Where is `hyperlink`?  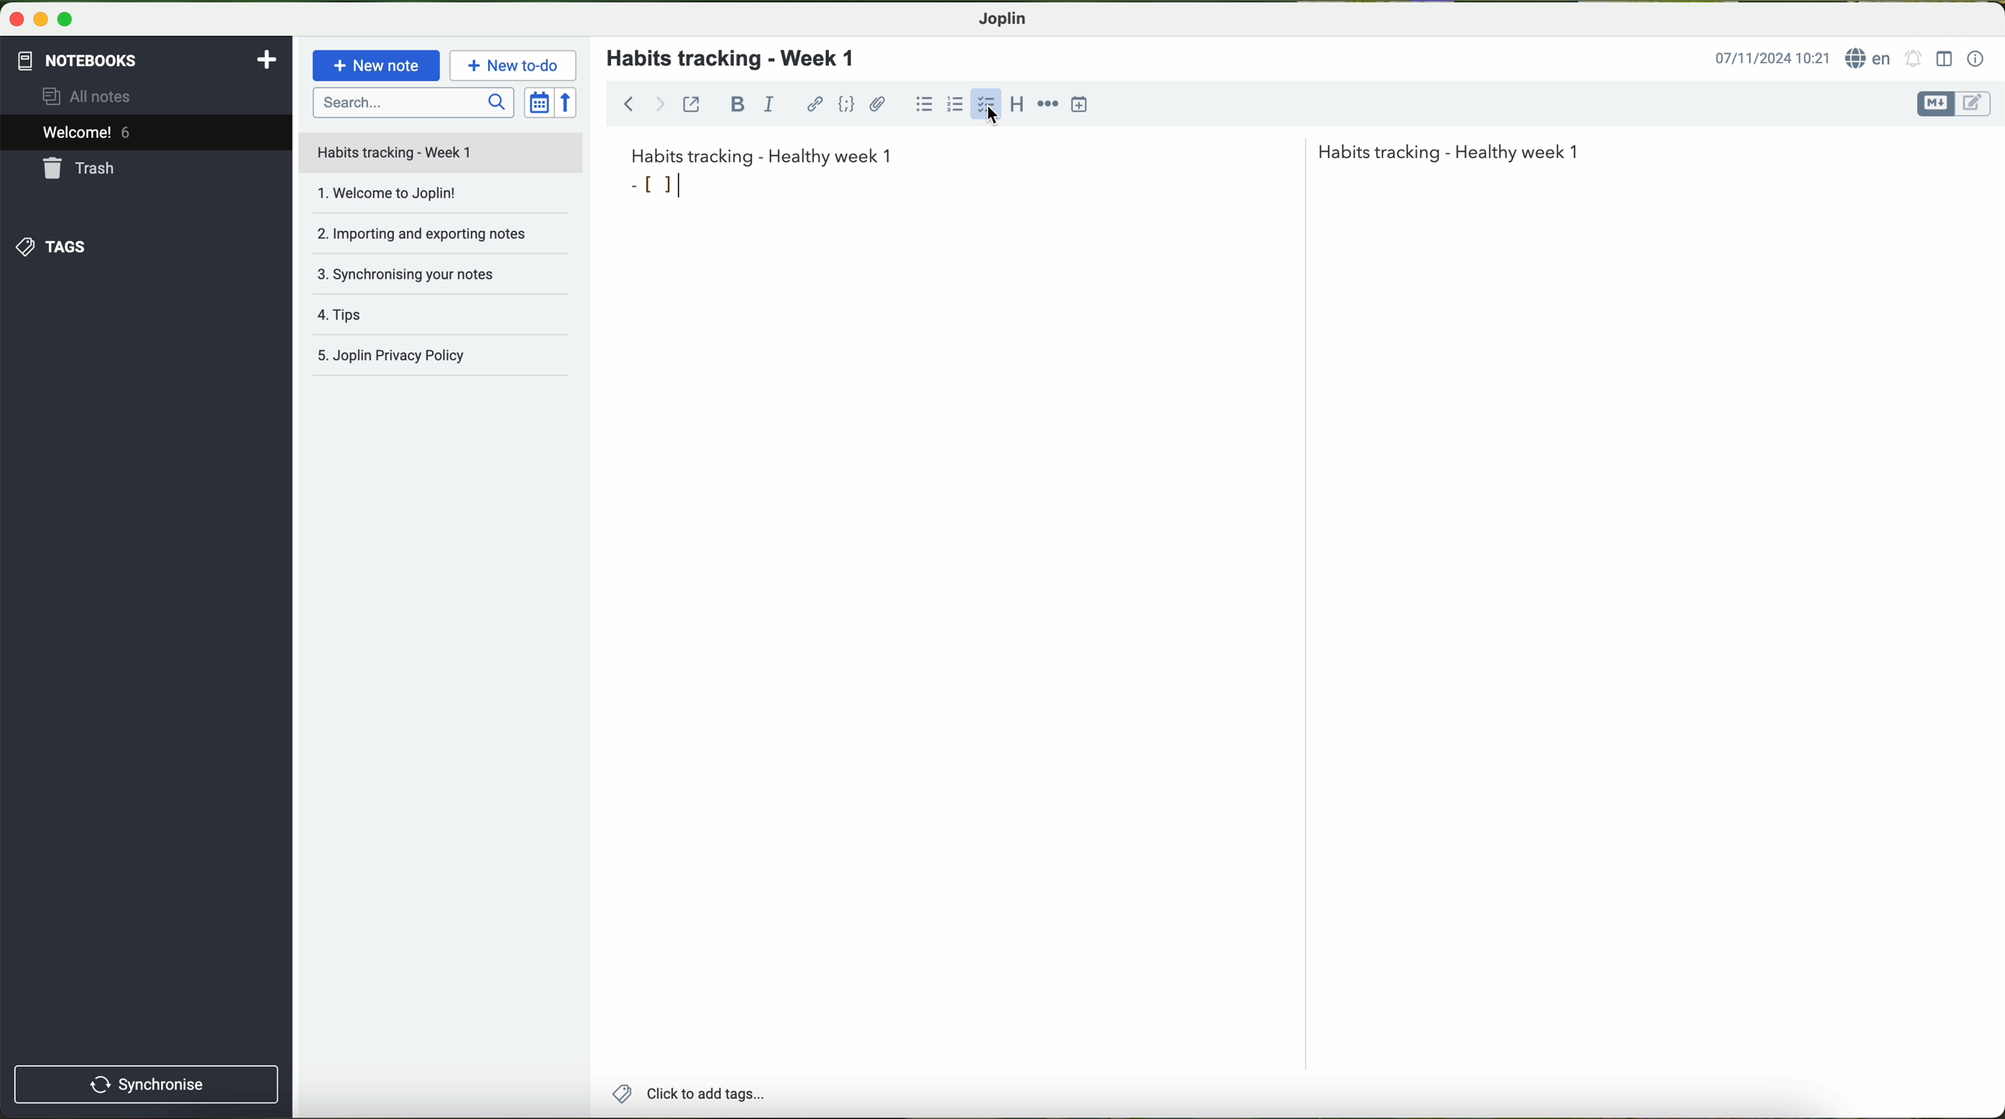
hyperlink is located at coordinates (815, 104).